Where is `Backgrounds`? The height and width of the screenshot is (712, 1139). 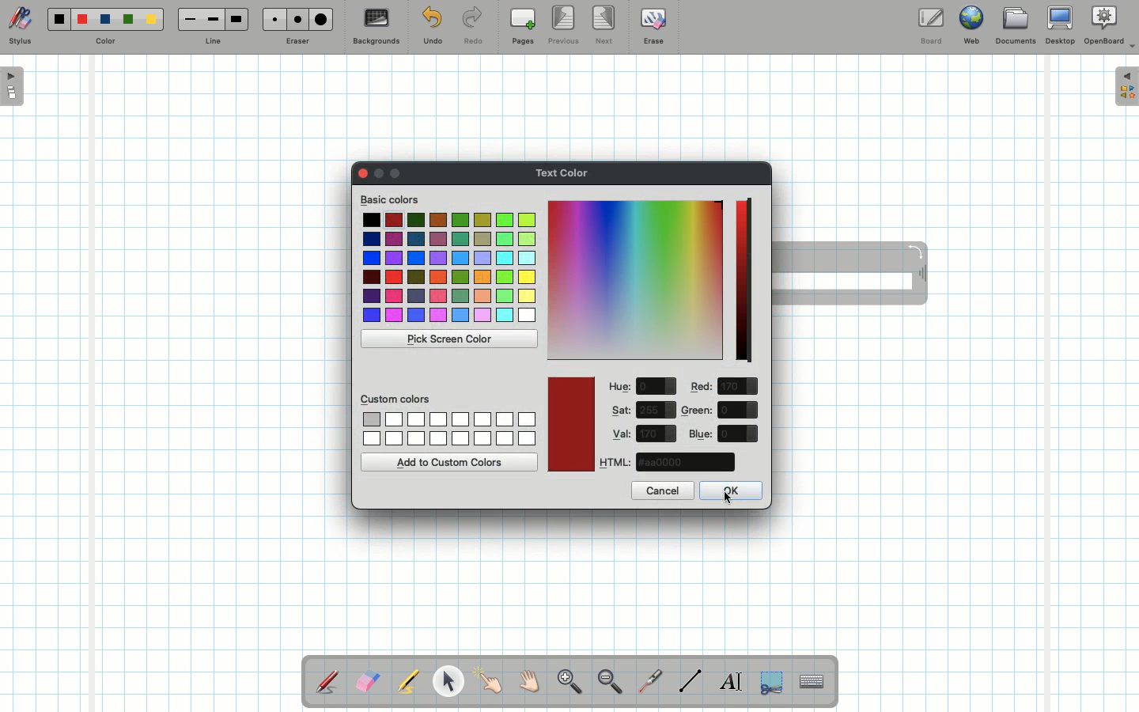
Backgrounds is located at coordinates (376, 27).